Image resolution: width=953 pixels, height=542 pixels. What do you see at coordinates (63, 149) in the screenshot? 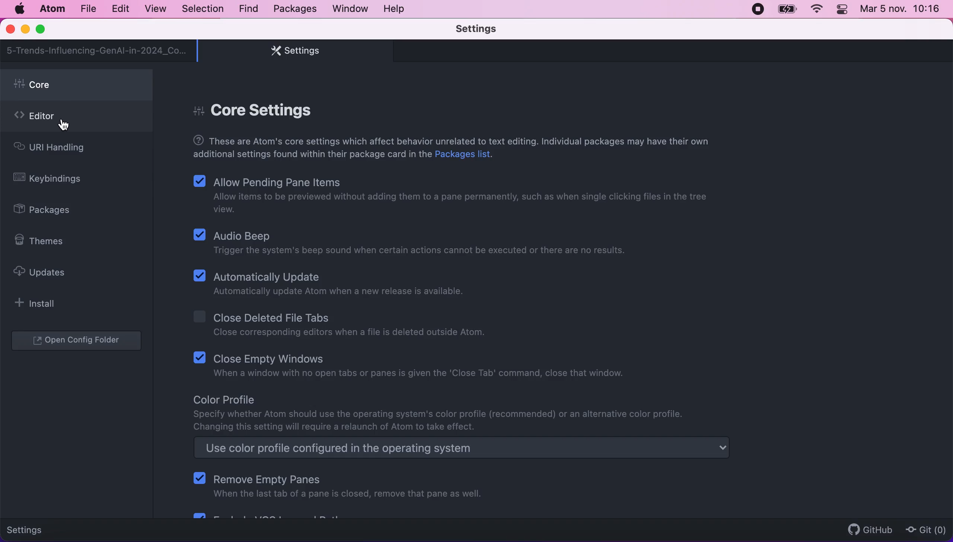
I see `URI handling` at bounding box center [63, 149].